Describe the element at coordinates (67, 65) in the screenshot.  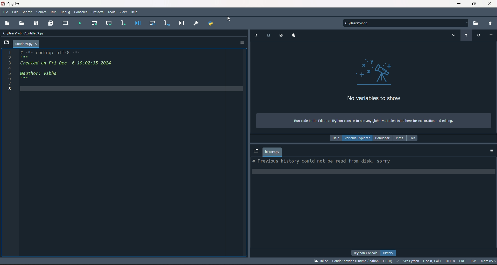
I see `code` at that location.